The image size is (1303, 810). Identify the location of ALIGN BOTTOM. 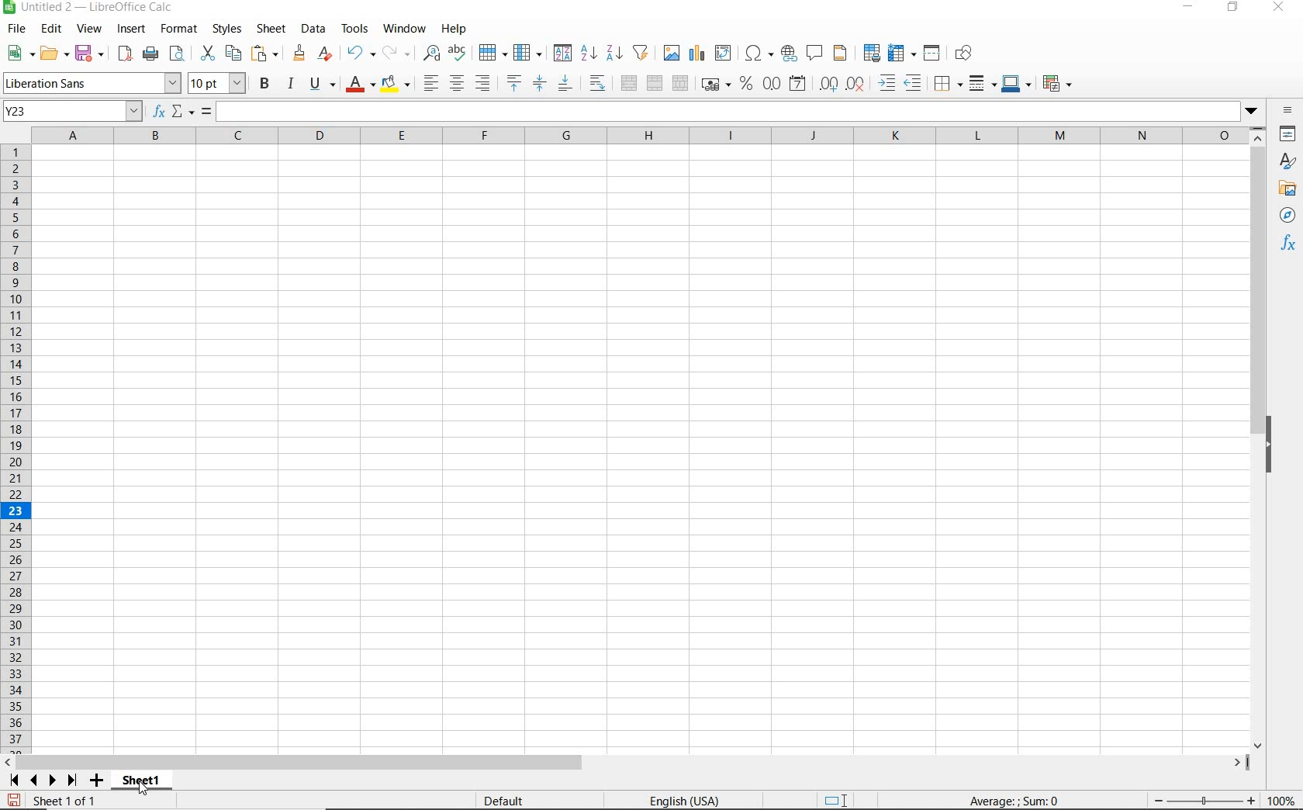
(565, 85).